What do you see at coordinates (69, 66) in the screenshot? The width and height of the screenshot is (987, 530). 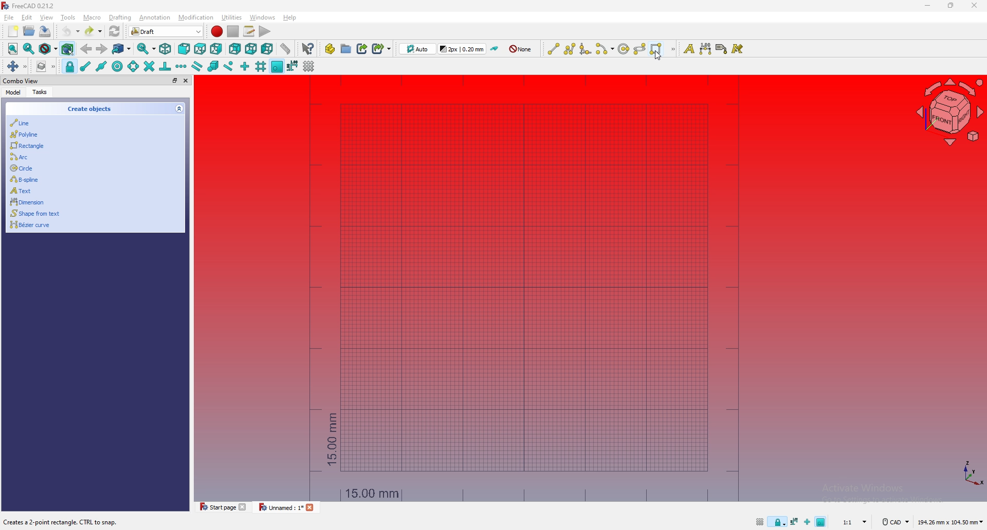 I see `snap lock` at bounding box center [69, 66].